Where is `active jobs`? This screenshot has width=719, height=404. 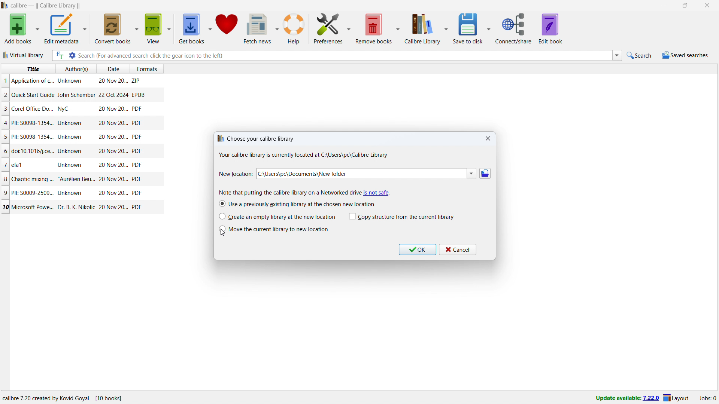
active jobs is located at coordinates (708, 398).